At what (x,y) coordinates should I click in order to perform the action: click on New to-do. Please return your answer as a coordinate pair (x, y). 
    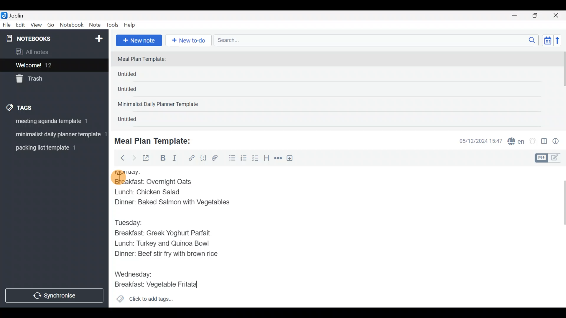
    Looking at the image, I should click on (190, 41).